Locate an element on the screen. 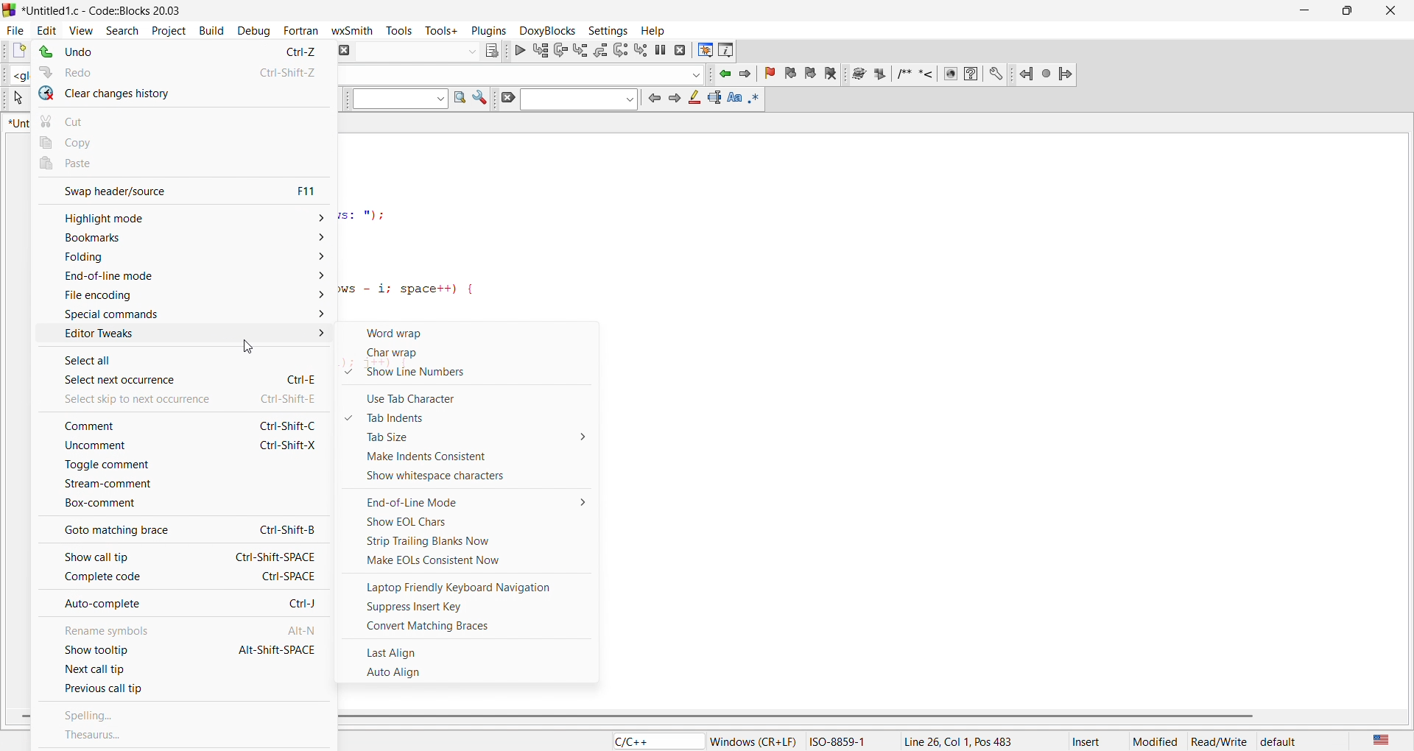 The width and height of the screenshot is (1414, 751). tools is located at coordinates (399, 29).